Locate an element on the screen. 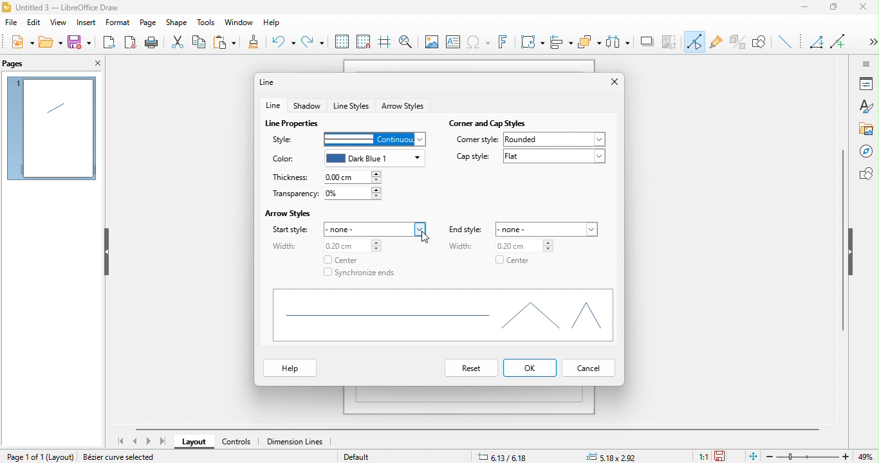 Image resolution: width=879 pixels, height=463 pixels. undo is located at coordinates (284, 43).